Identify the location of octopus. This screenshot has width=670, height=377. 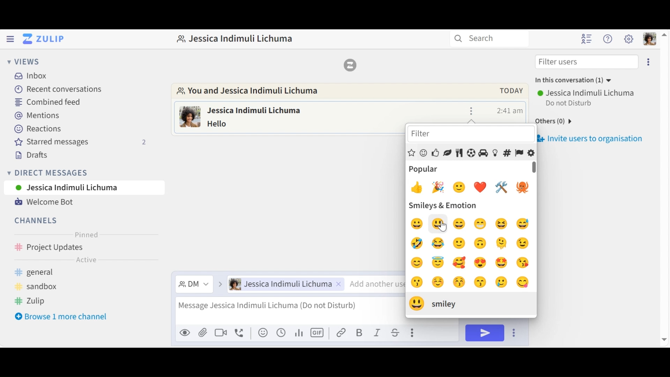
(523, 188).